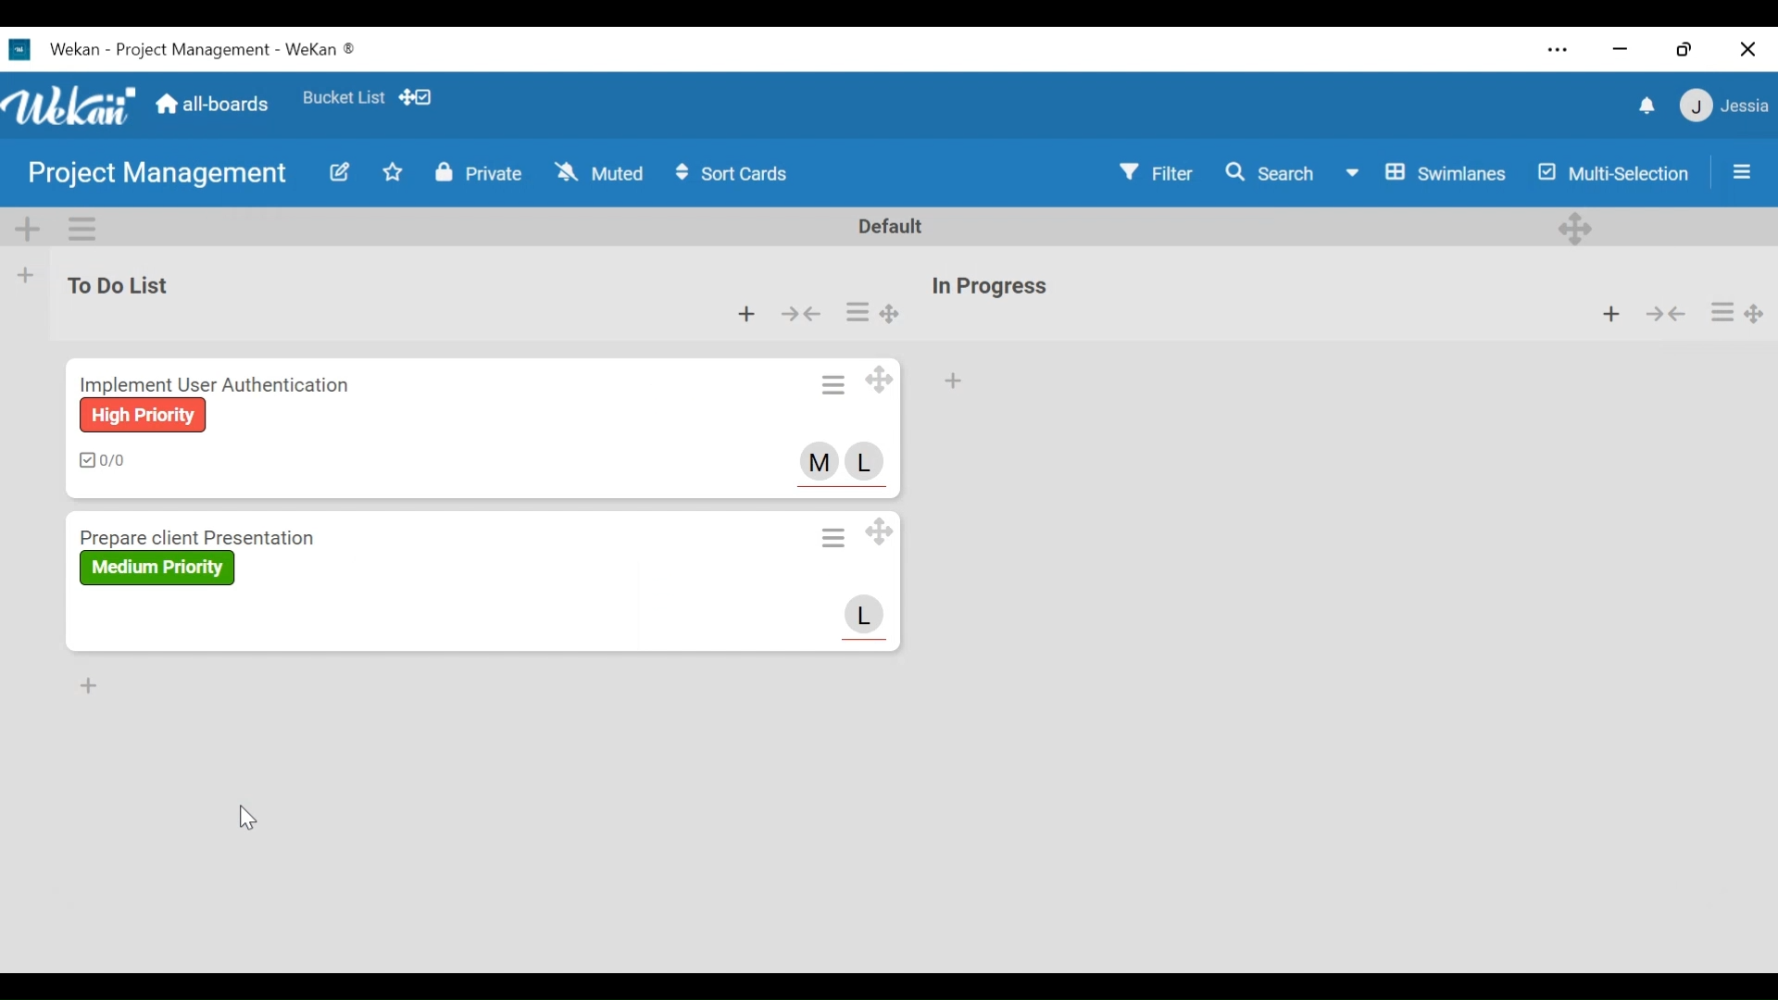  Describe the element at coordinates (1268, 175) in the screenshot. I see `Search` at that location.